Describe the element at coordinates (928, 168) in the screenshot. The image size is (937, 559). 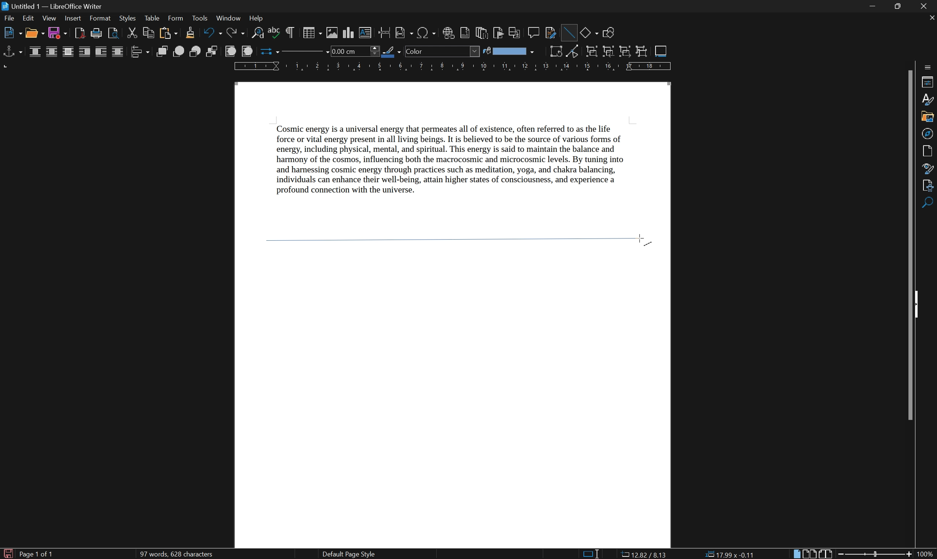
I see `style inspector` at that location.